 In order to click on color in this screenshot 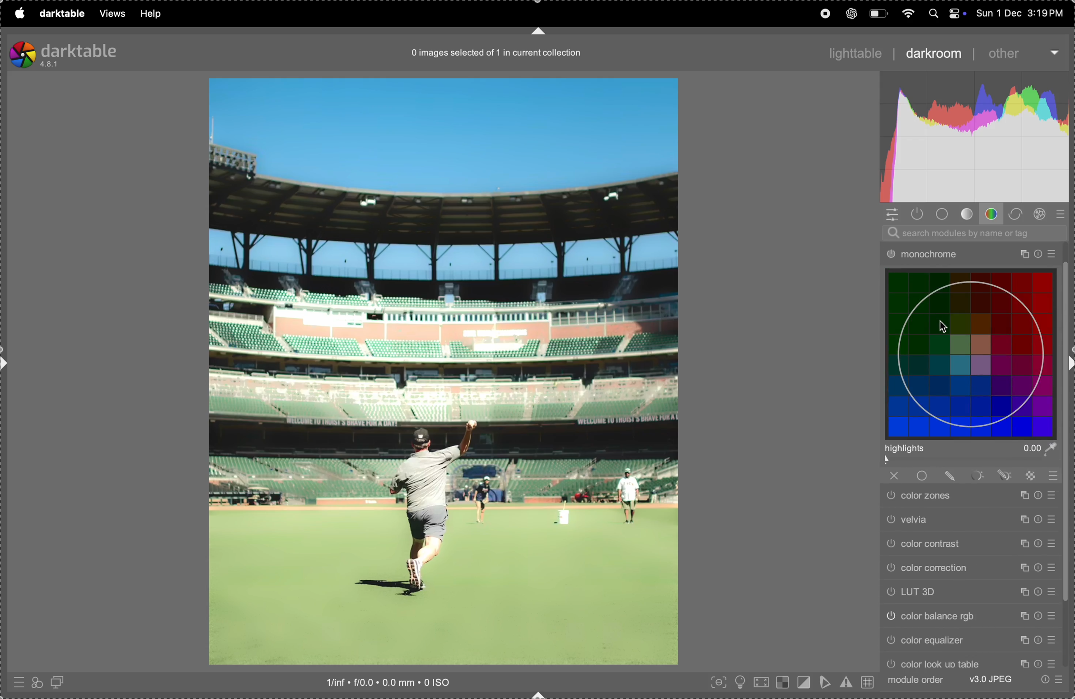, I will do `click(993, 214)`.